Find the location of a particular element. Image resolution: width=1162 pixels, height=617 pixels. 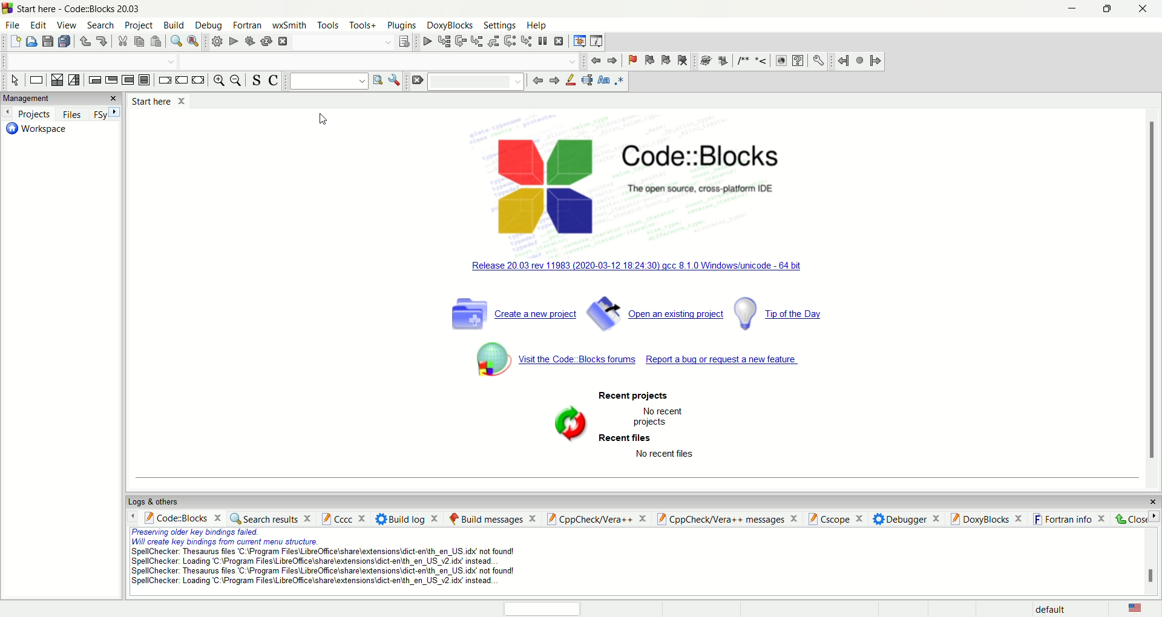

previous bookmark is located at coordinates (648, 59).